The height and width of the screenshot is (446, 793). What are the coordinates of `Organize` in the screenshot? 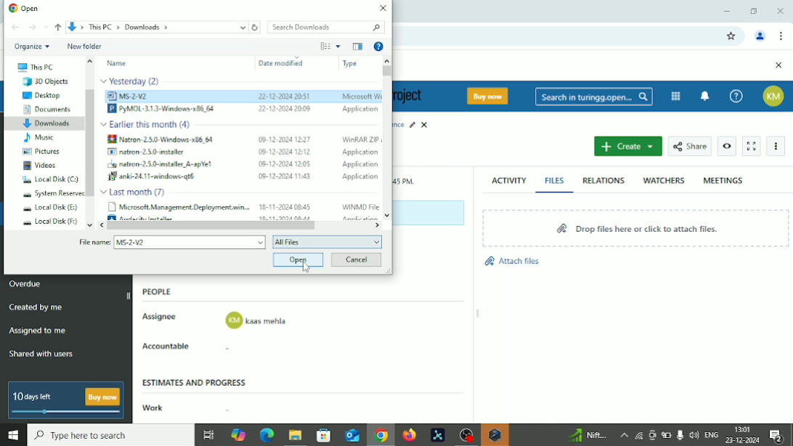 It's located at (32, 46).